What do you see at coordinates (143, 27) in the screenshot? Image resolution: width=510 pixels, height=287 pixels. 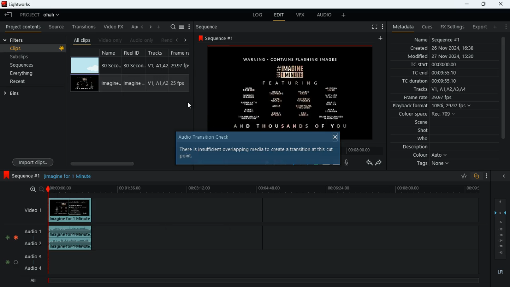 I see `left` at bounding box center [143, 27].